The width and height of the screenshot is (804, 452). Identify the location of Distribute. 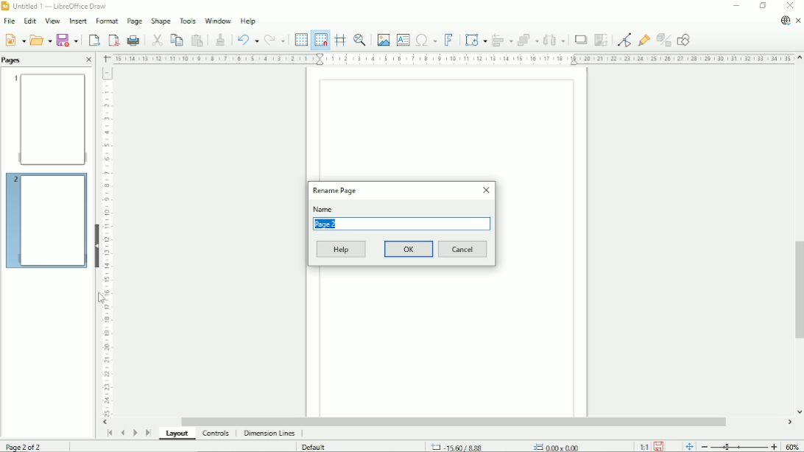
(554, 40).